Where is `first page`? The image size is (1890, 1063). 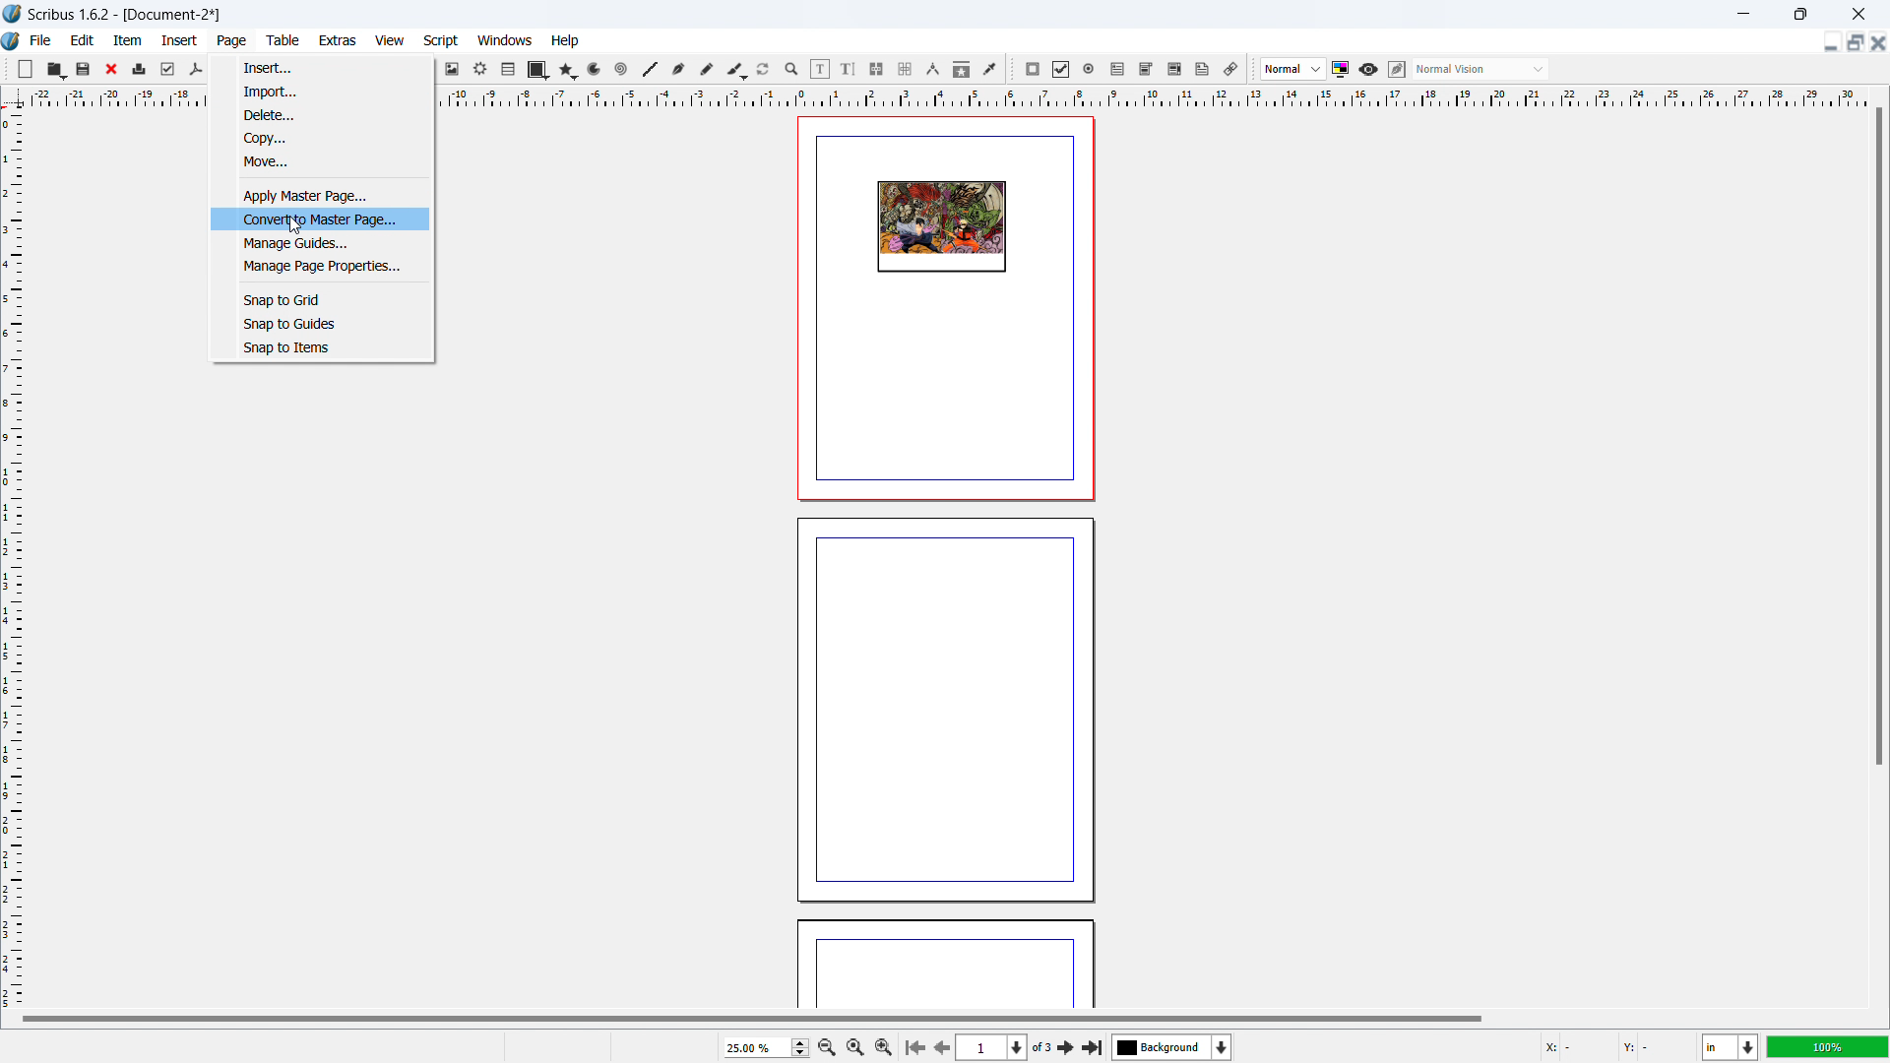
first page is located at coordinates (913, 1045).